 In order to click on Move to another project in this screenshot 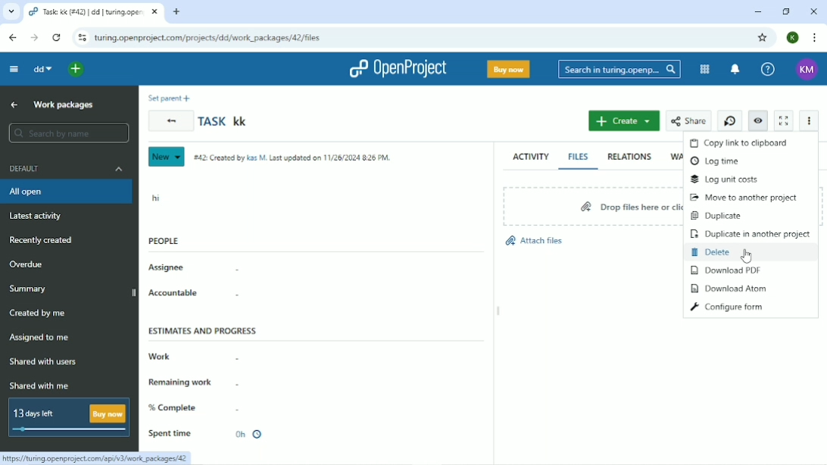, I will do `click(745, 198)`.